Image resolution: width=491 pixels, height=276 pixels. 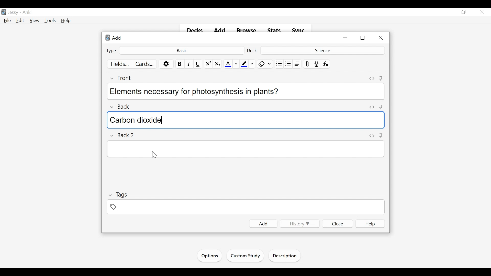 I want to click on Add, so click(x=221, y=31).